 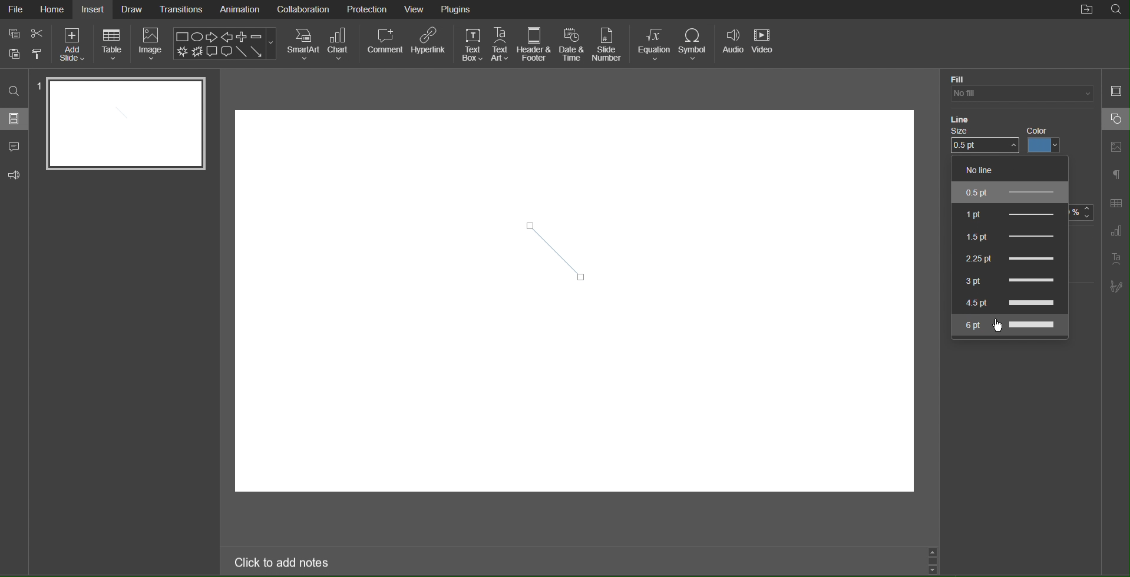 I want to click on Symbol, so click(x=695, y=43).